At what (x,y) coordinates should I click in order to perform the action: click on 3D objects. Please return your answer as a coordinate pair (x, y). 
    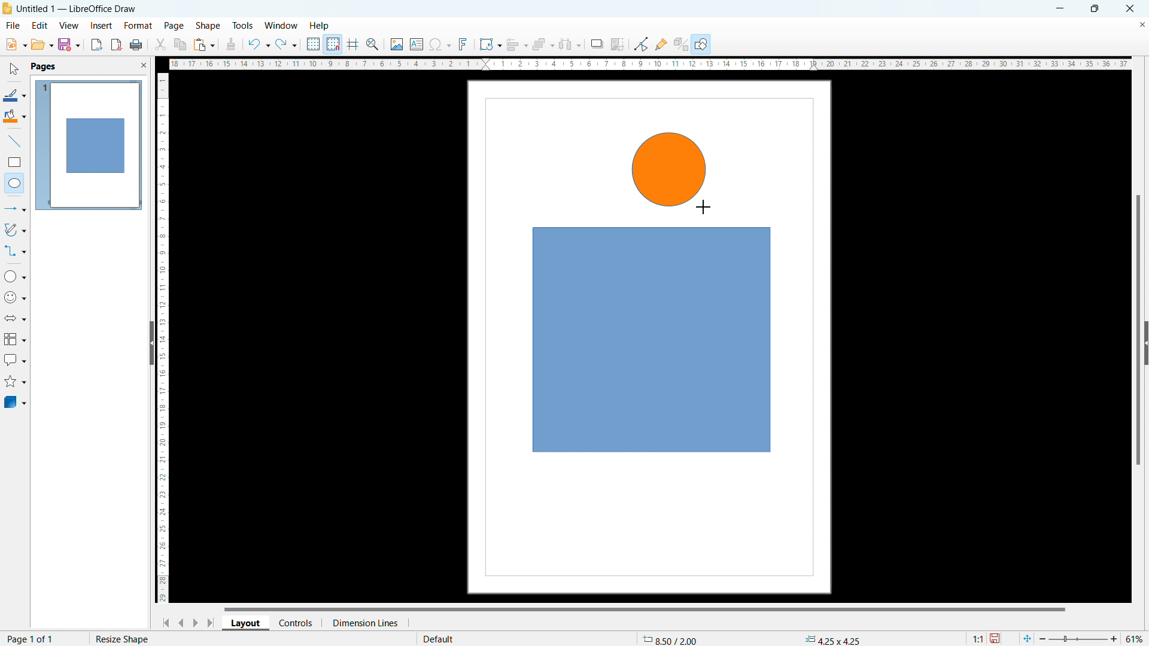
    Looking at the image, I should click on (14, 401).